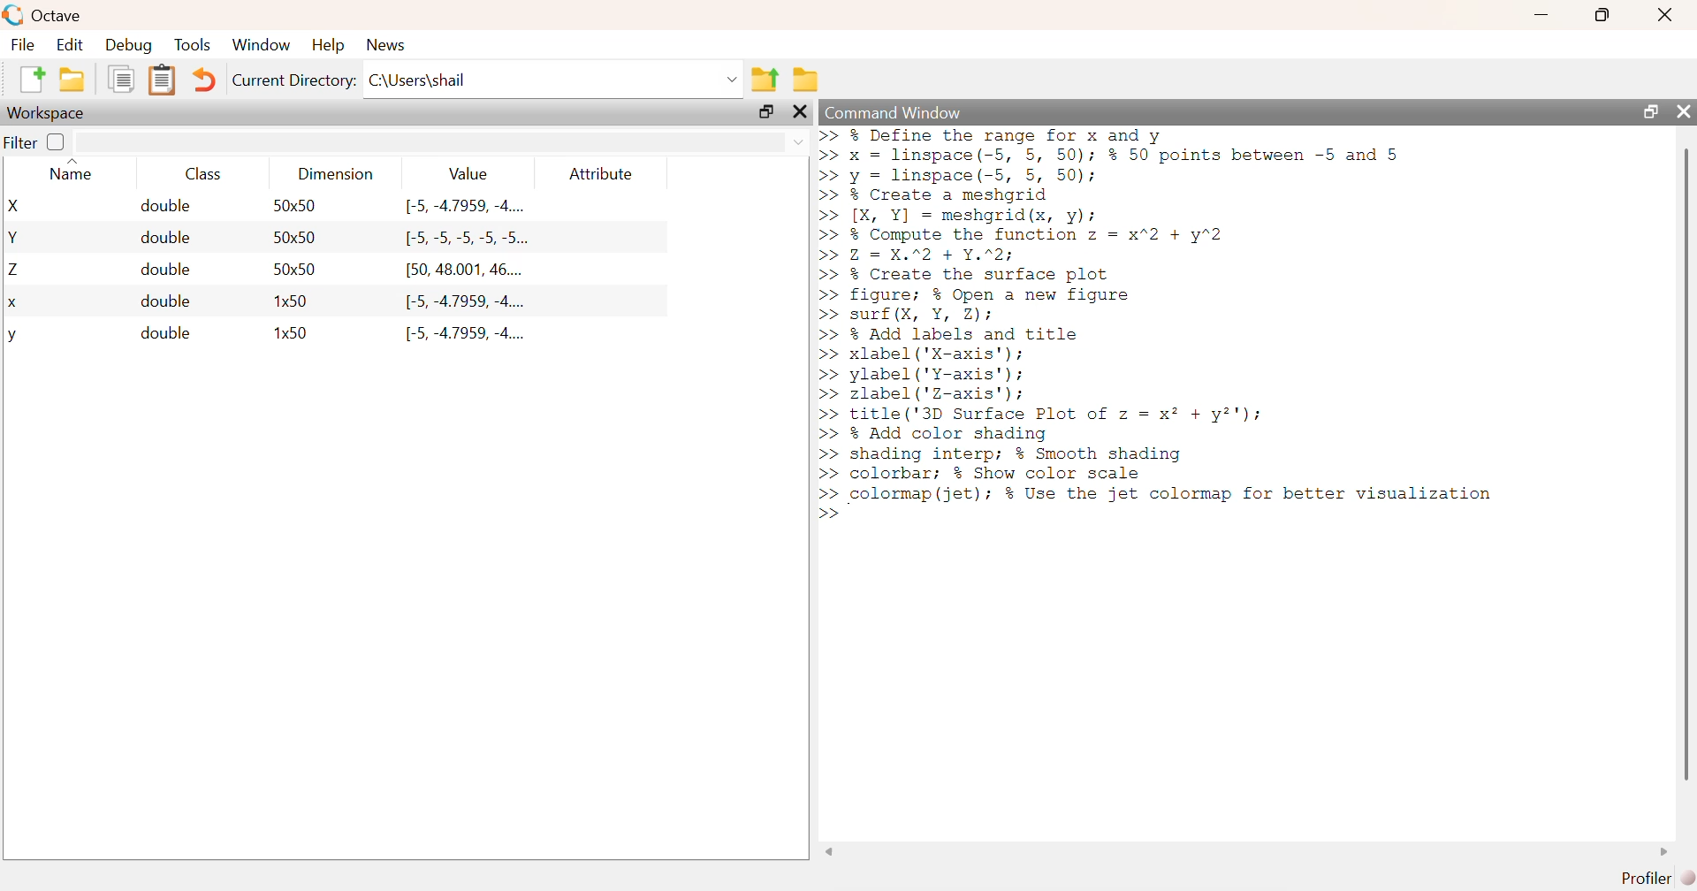  Describe the element at coordinates (830, 851) in the screenshot. I see `scroll left` at that location.